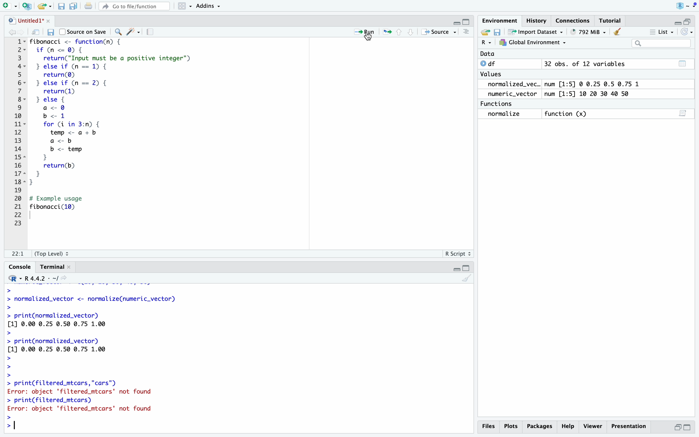 This screenshot has height=437, width=699. I want to click on viewer, so click(593, 426).